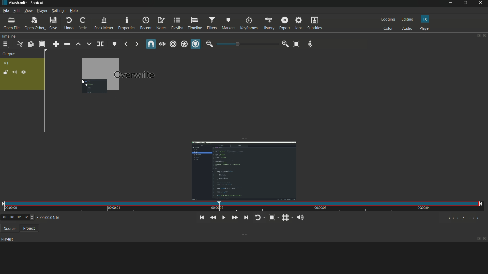 The height and width of the screenshot is (274, 488). Describe the element at coordinates (6, 11) in the screenshot. I see `file menu` at that location.